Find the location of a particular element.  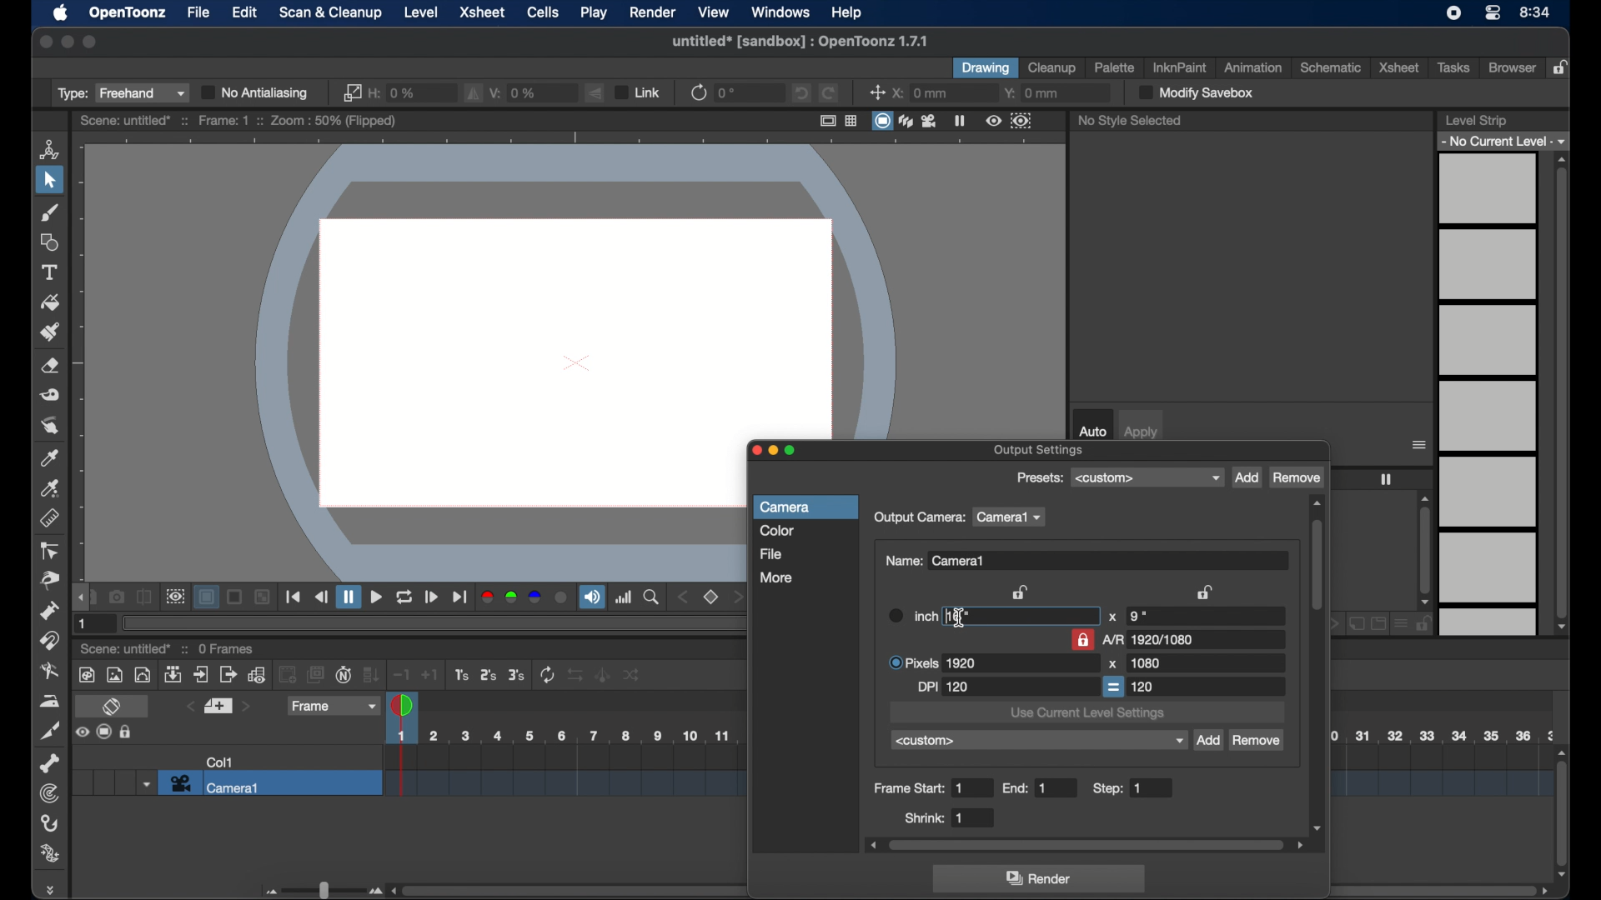

magnet tool is located at coordinates (51, 640).